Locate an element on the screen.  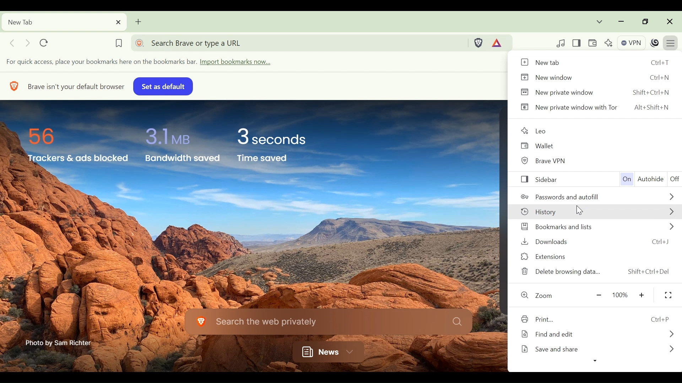
New private window Shift+Ctrl+N is located at coordinates (596, 92).